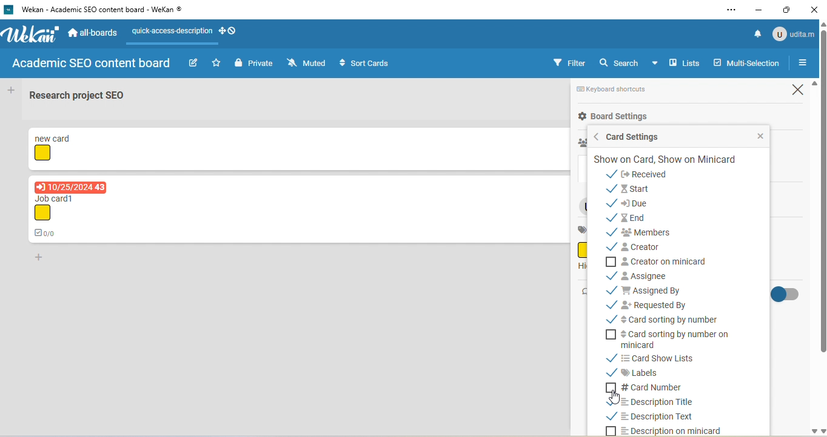 The width and height of the screenshot is (827, 437). I want to click on toggle on/off, so click(792, 296).